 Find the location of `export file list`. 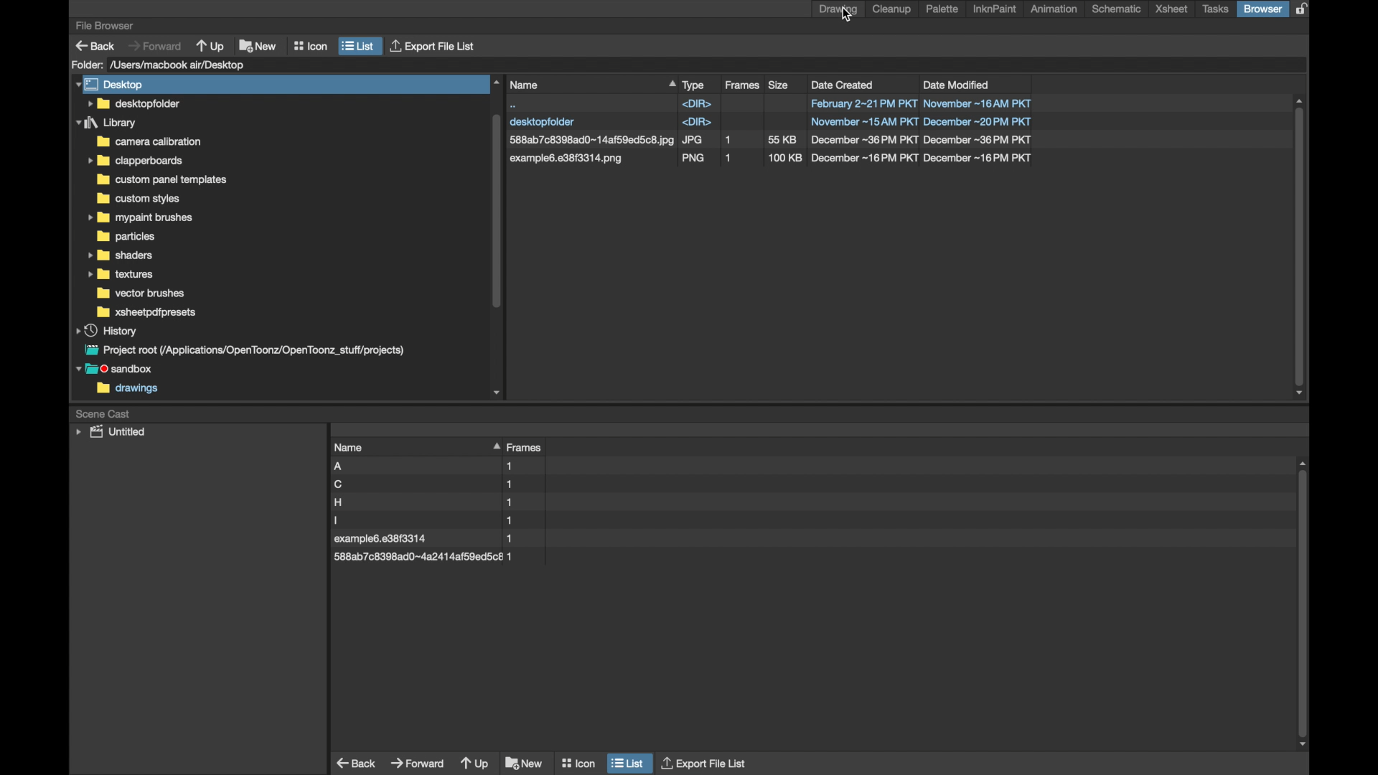

export file list is located at coordinates (705, 762).